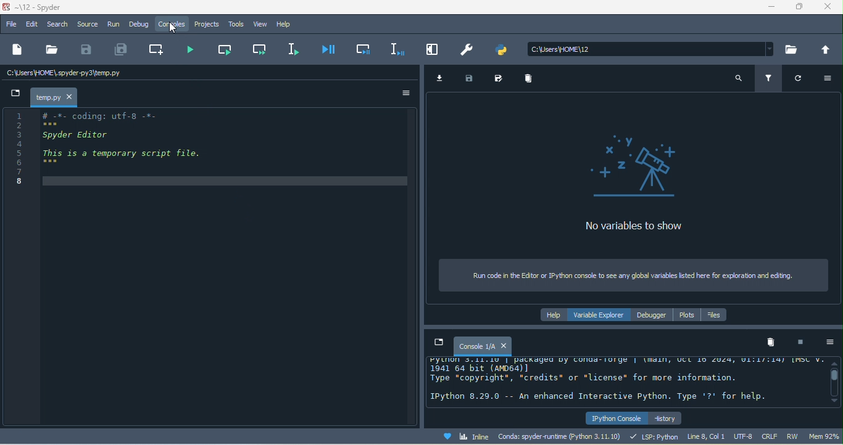 This screenshot has width=843, height=445. What do you see at coordinates (57, 23) in the screenshot?
I see `search` at bounding box center [57, 23].